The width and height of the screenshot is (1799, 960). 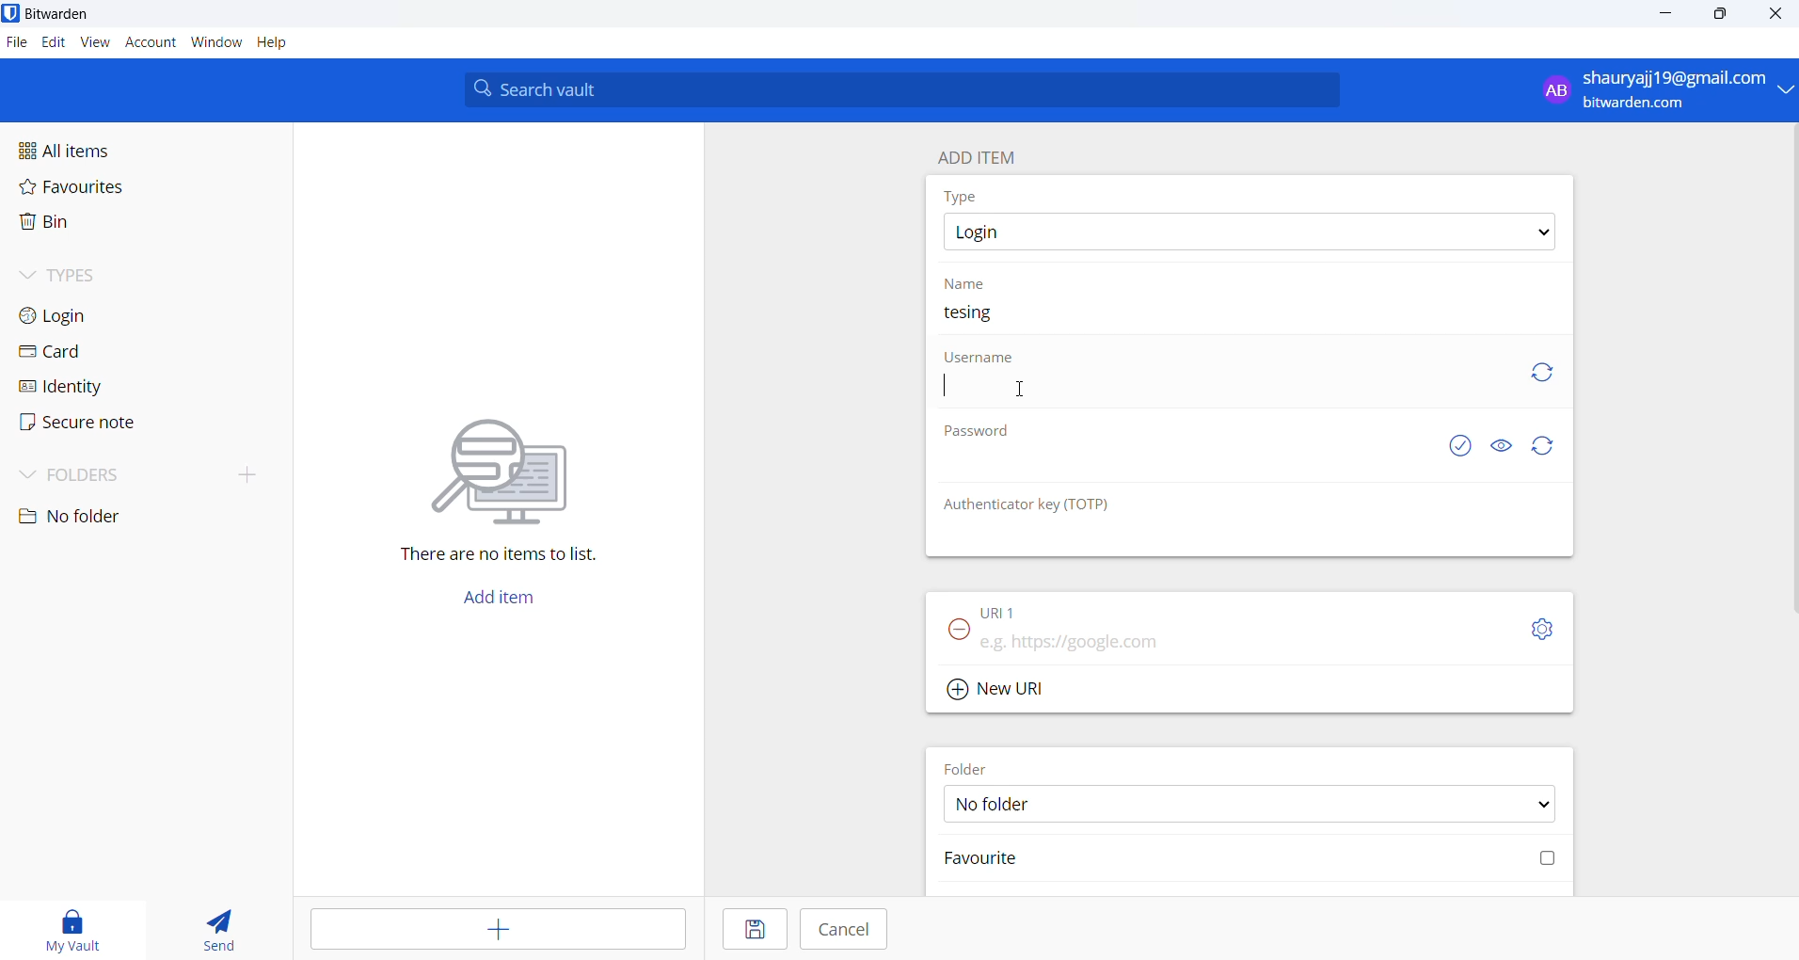 I want to click on no folder, so click(x=128, y=517).